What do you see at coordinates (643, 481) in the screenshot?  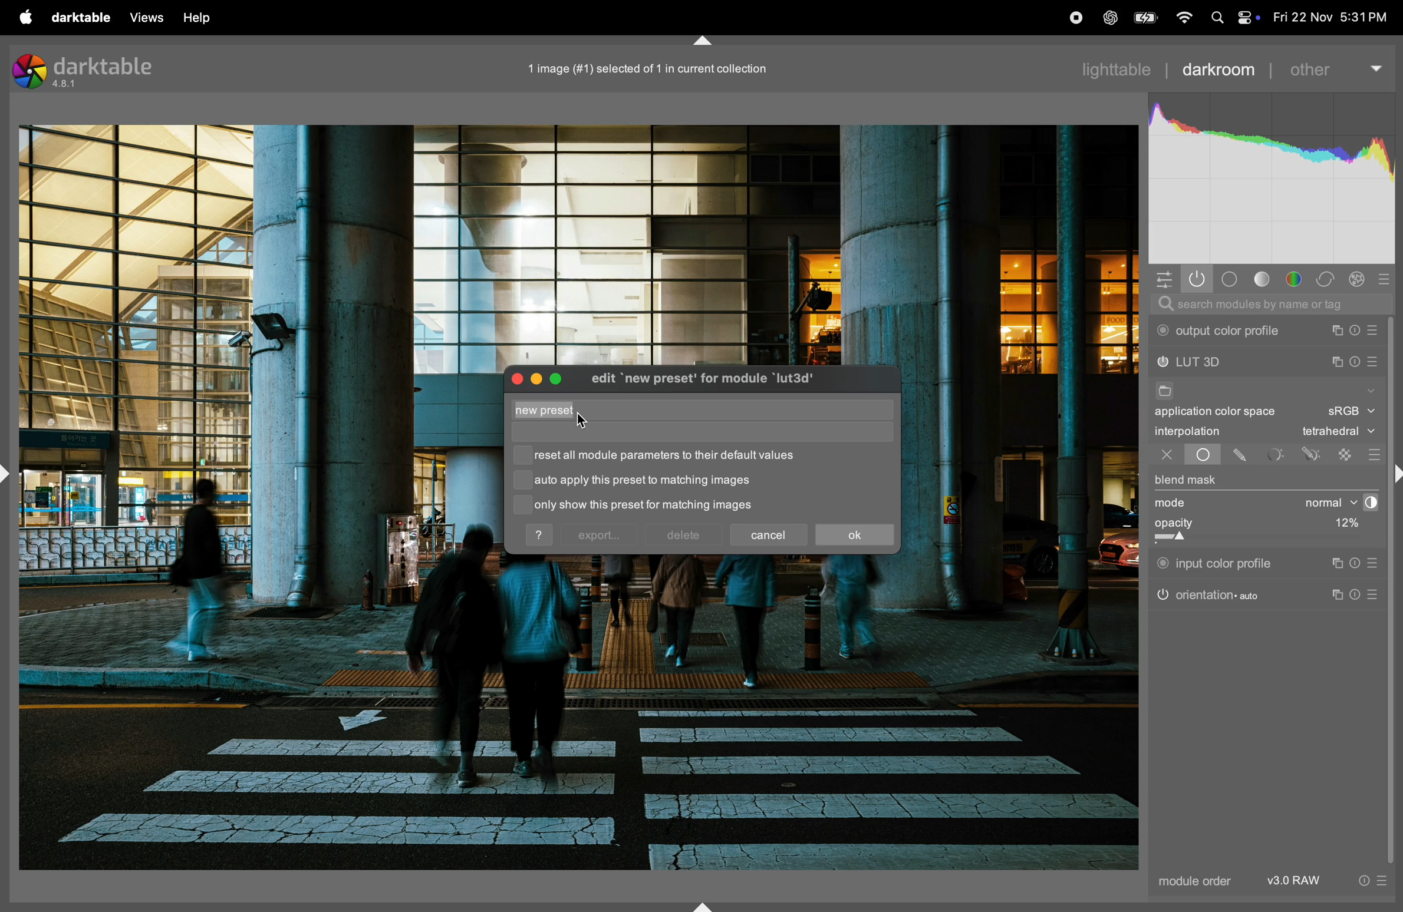 I see `auto apply presets to images` at bounding box center [643, 481].